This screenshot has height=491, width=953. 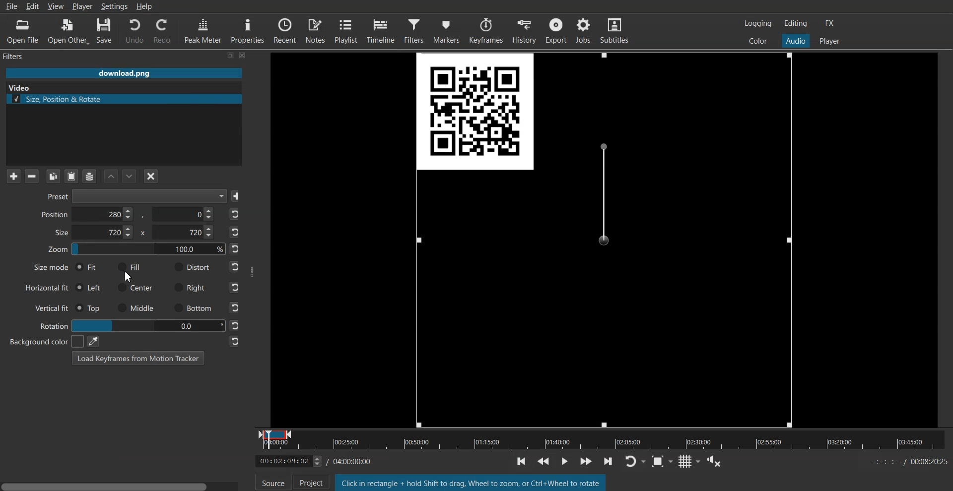 What do you see at coordinates (162, 32) in the screenshot?
I see `Redo` at bounding box center [162, 32].